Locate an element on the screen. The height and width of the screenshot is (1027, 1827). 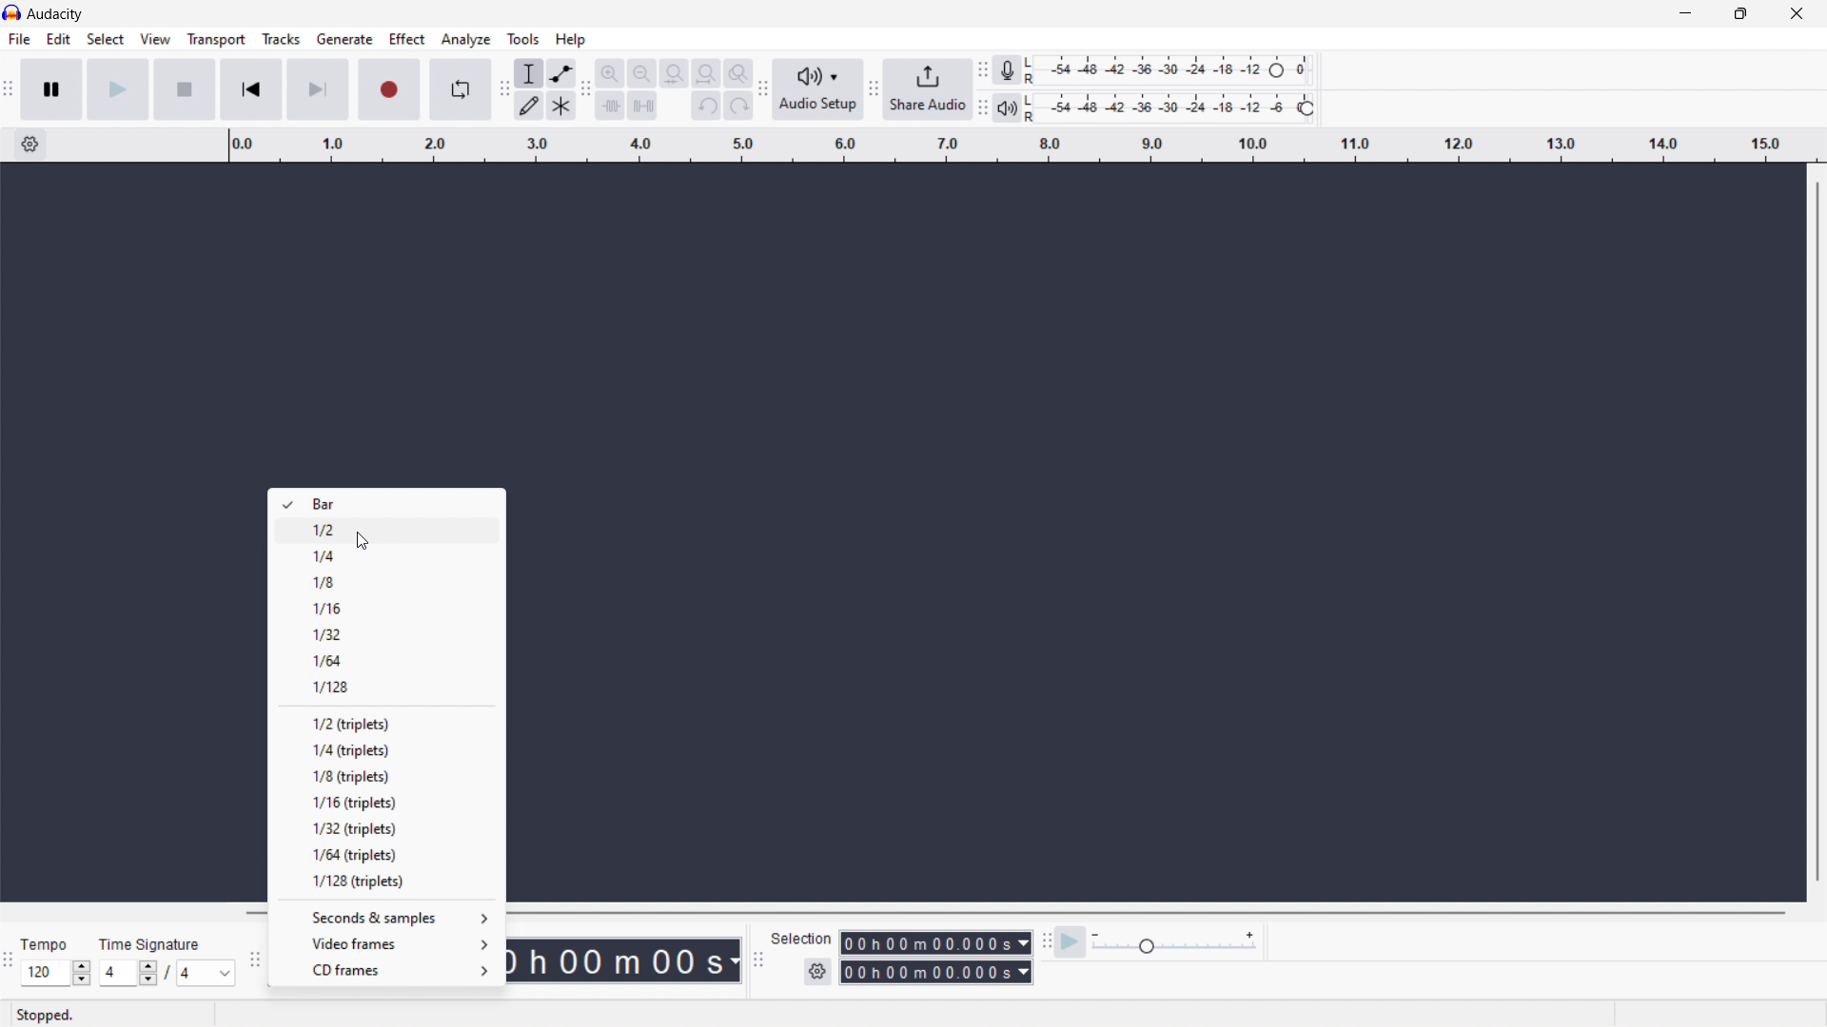
transport is located at coordinates (216, 40).